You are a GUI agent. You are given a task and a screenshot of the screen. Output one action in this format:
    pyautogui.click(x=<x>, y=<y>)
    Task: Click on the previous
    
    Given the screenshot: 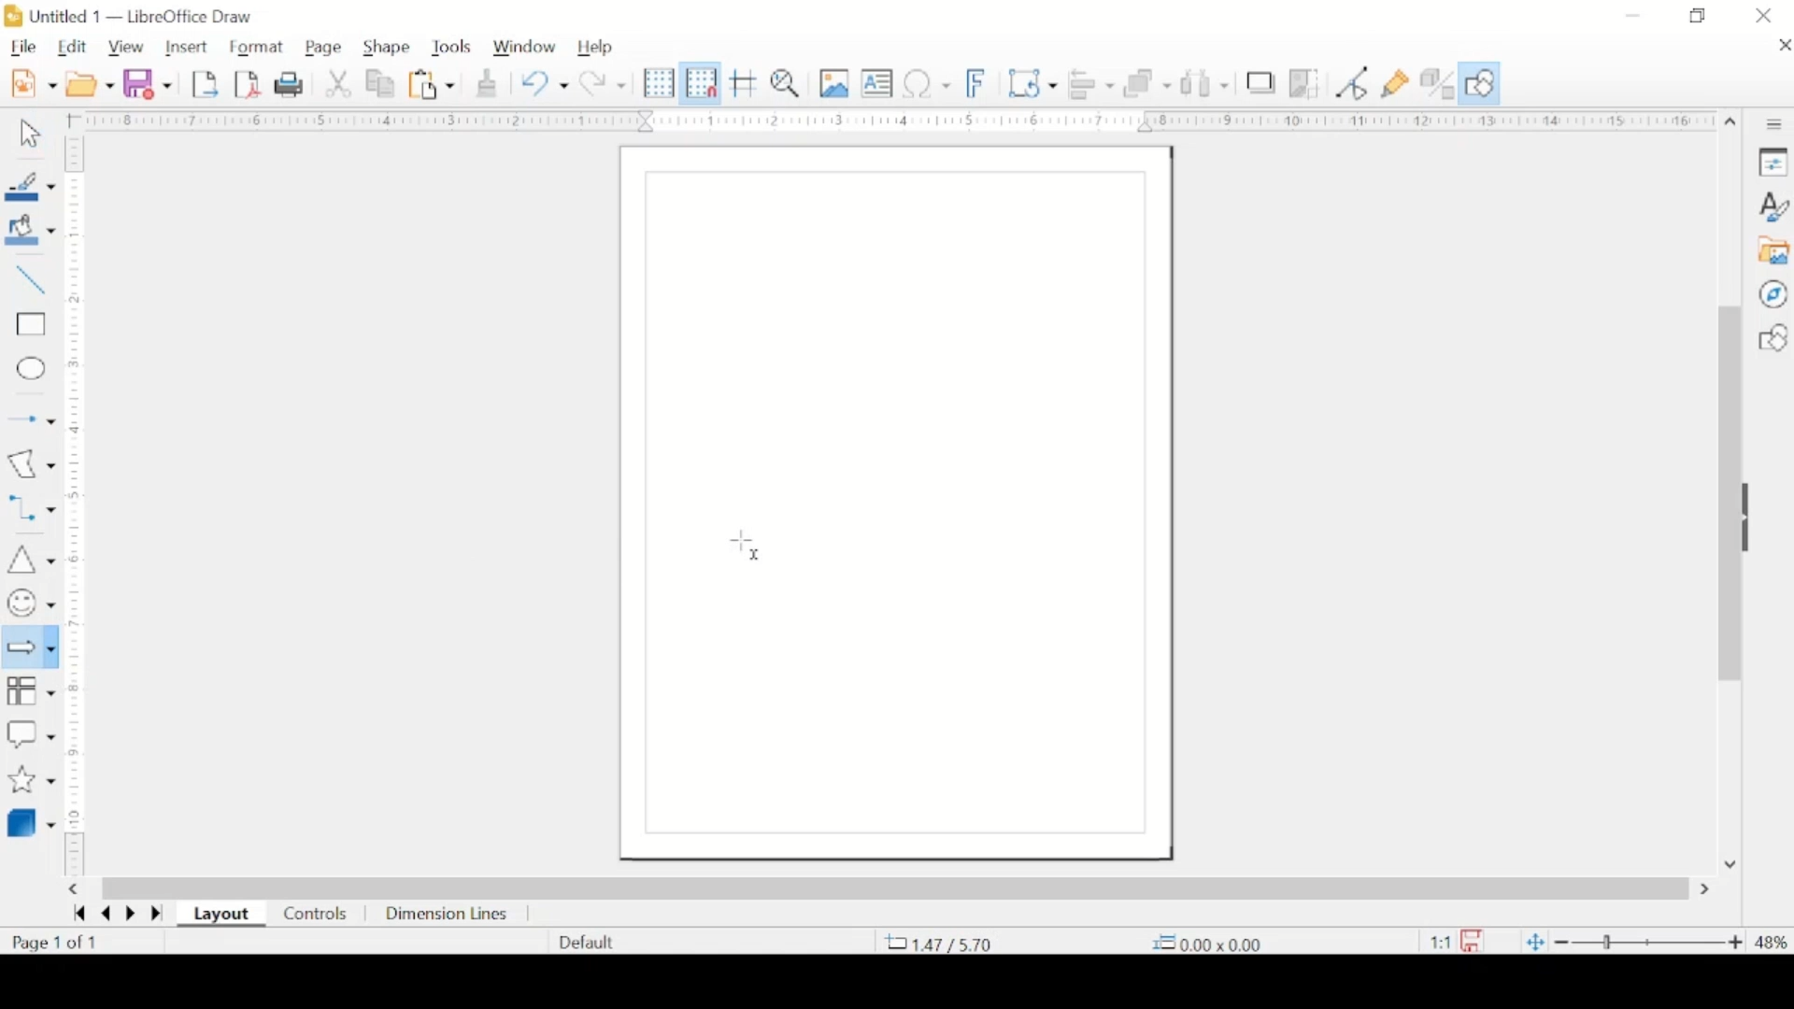 What is the action you would take?
    pyautogui.click(x=103, y=914)
    